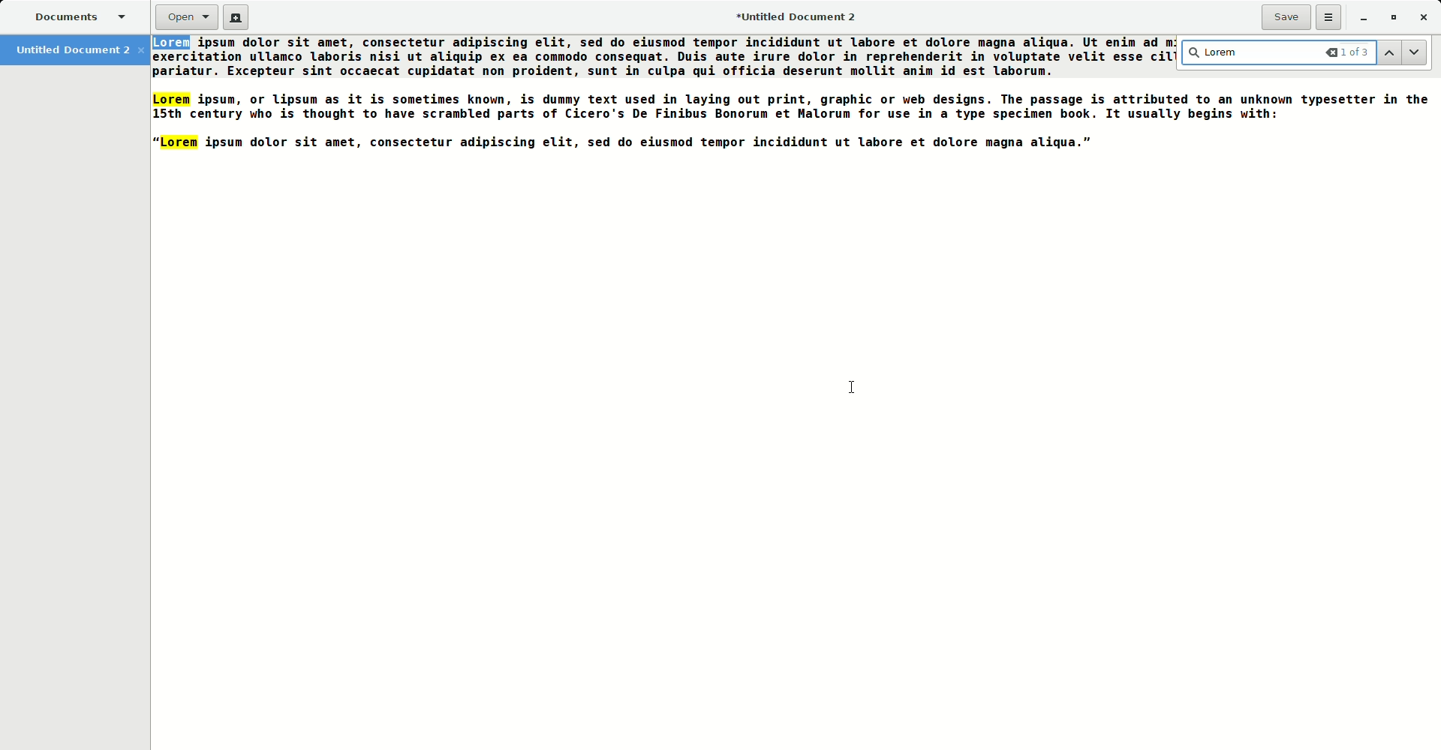  Describe the element at coordinates (180, 18) in the screenshot. I see `Open` at that location.